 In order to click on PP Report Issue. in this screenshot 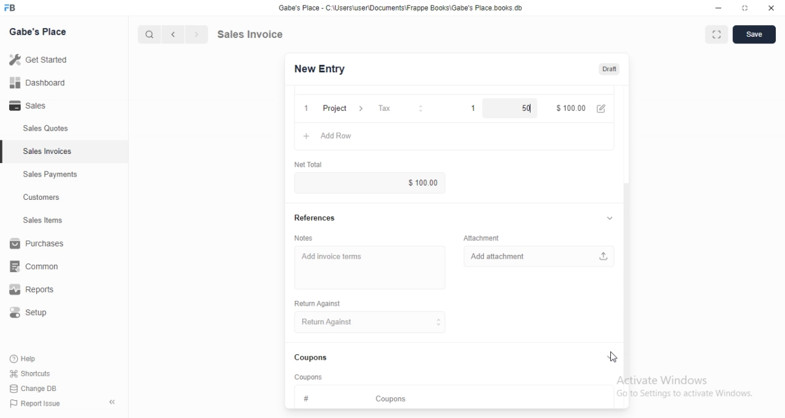, I will do `click(39, 406)`.